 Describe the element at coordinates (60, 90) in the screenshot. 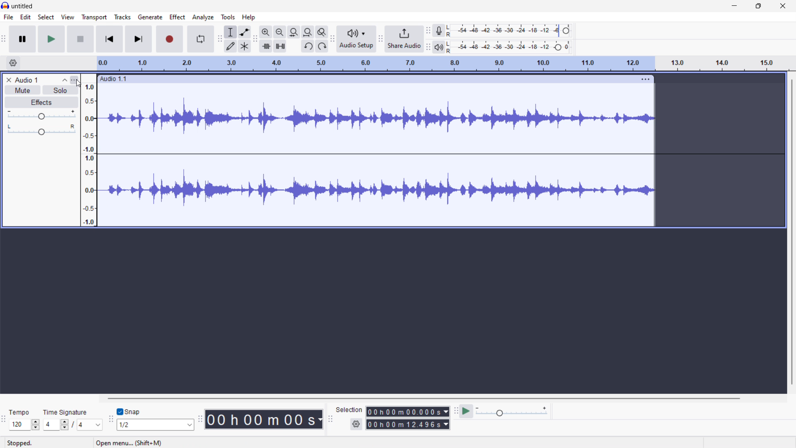

I see `solo` at that location.